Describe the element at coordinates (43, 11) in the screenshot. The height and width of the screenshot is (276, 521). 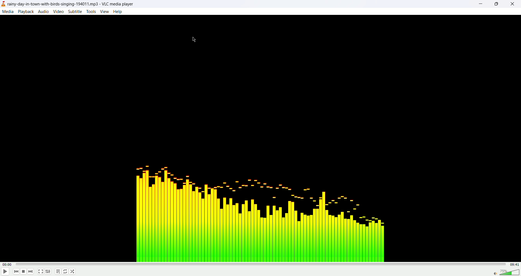
I see `audio` at that location.